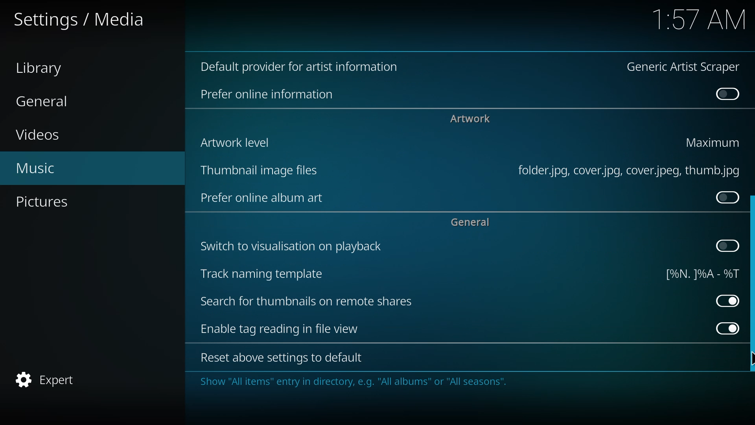 The height and width of the screenshot is (425, 755). I want to click on enabled, so click(727, 300).